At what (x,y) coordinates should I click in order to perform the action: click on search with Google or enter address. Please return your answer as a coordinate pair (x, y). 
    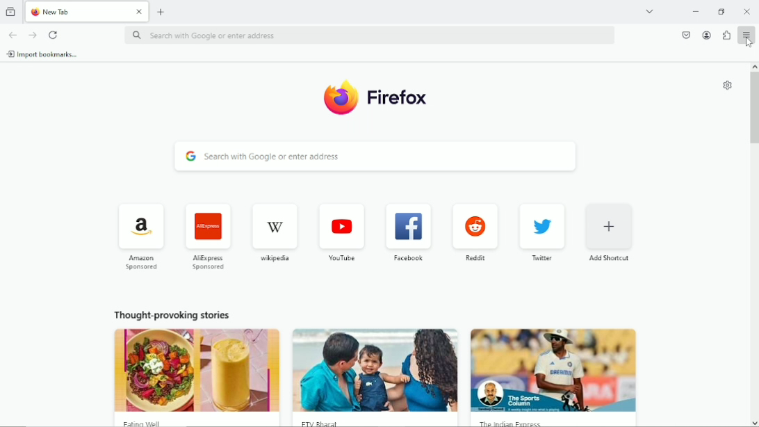
    Looking at the image, I should click on (370, 37).